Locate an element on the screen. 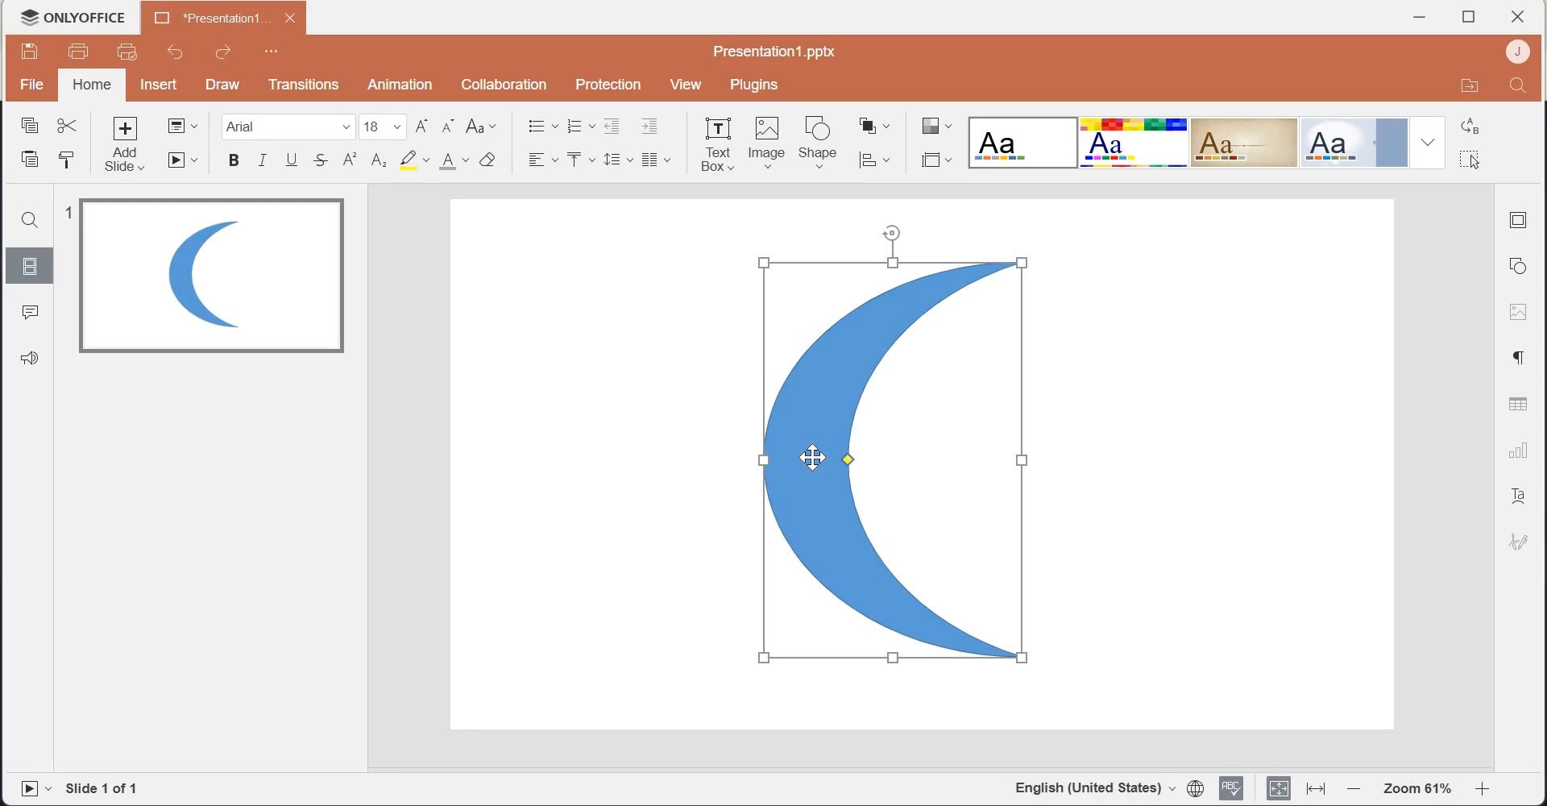 This screenshot has width=1547, height=806. Search is located at coordinates (1517, 85).